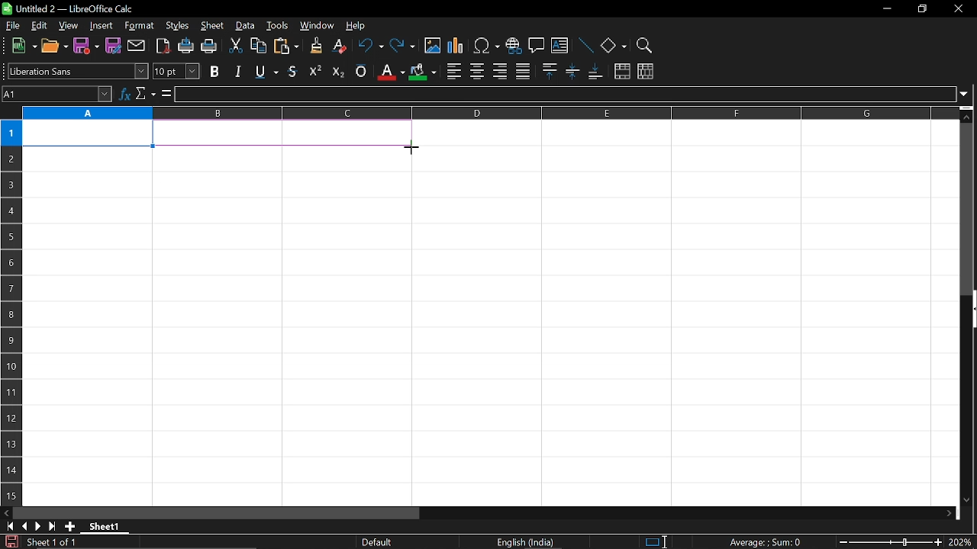  I want to click on justified, so click(523, 70).